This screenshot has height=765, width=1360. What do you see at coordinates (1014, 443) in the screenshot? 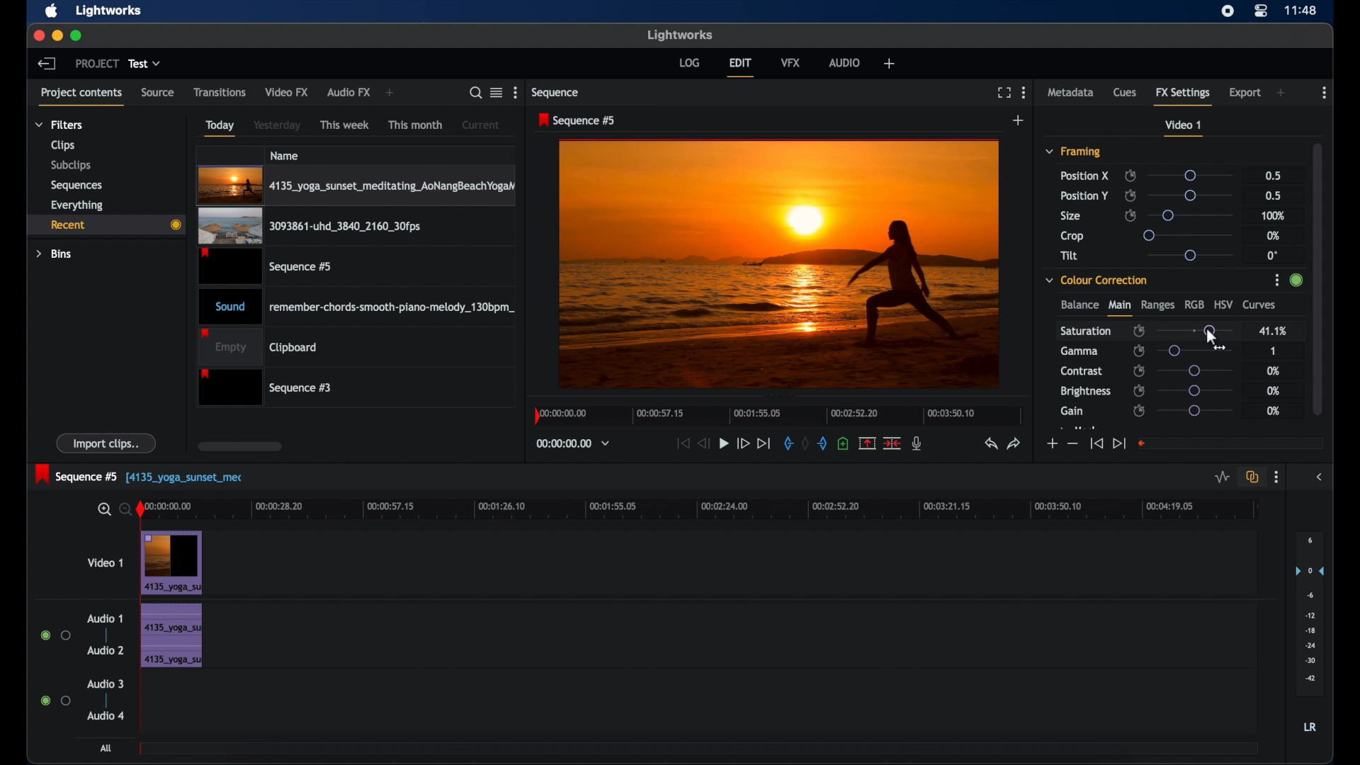
I see `redo` at bounding box center [1014, 443].